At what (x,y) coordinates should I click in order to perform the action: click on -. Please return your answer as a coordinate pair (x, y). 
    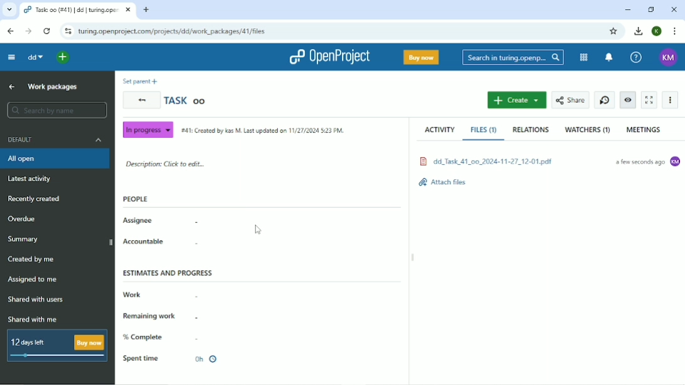
    Looking at the image, I should click on (207, 245).